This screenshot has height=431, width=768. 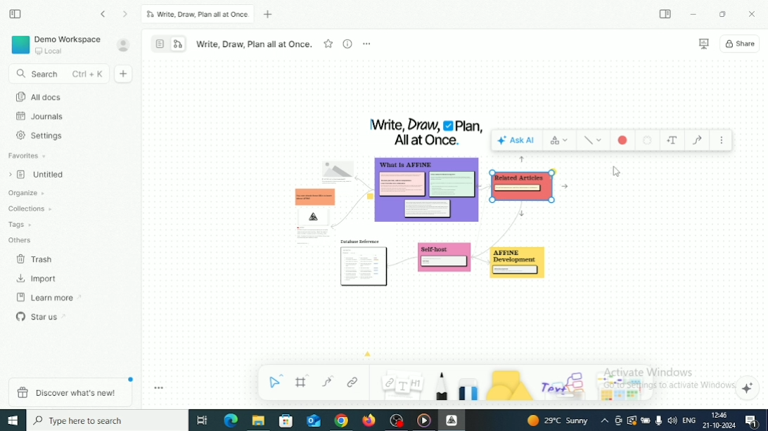 I want to click on Windows, so click(x=13, y=420).